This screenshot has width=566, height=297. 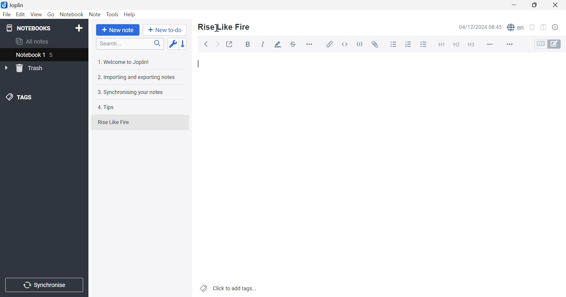 I want to click on Forward, so click(x=217, y=44).